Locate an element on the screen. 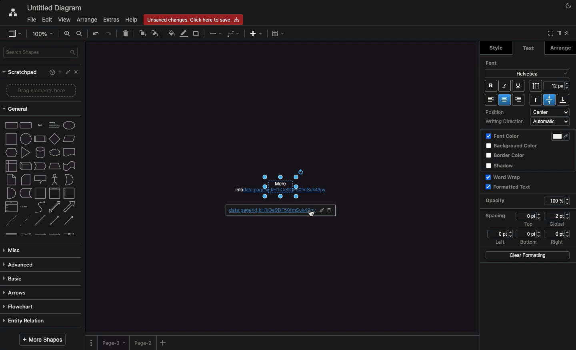 The width and height of the screenshot is (576, 350). document is located at coordinates (70, 152).